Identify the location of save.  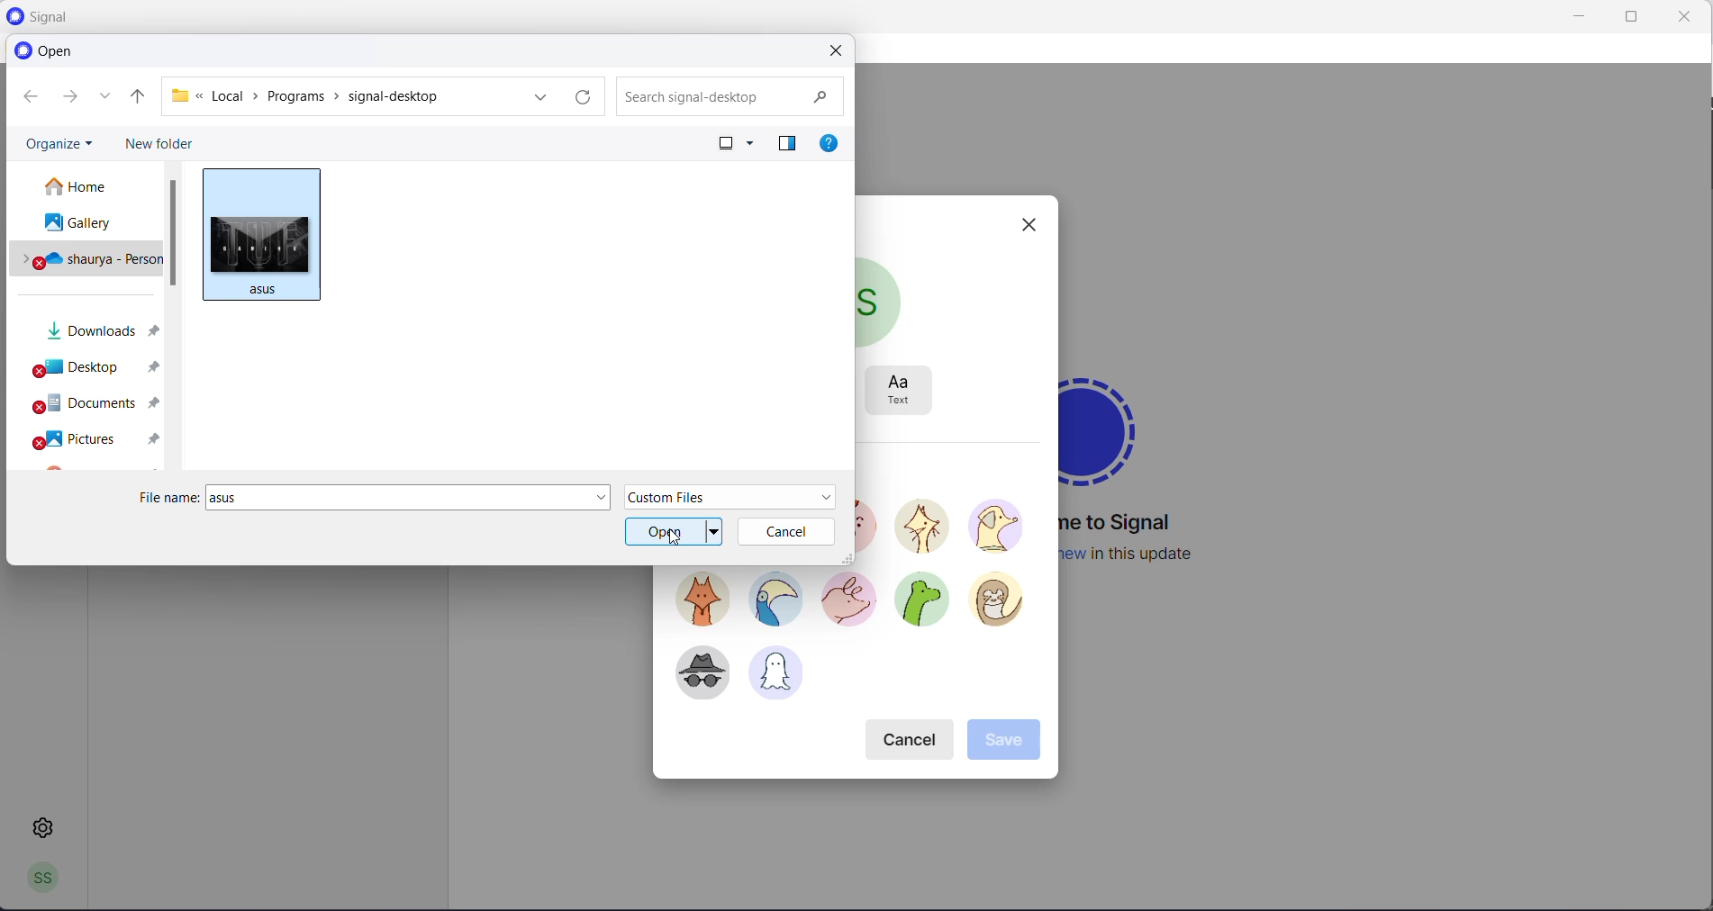
(1006, 741).